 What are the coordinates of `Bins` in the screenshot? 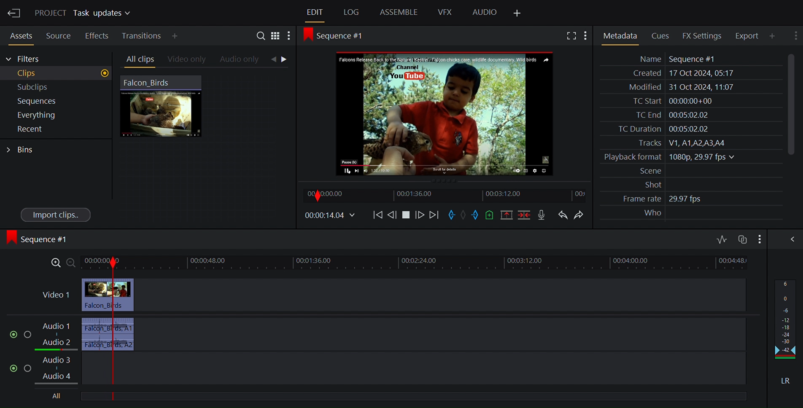 It's located at (24, 149).